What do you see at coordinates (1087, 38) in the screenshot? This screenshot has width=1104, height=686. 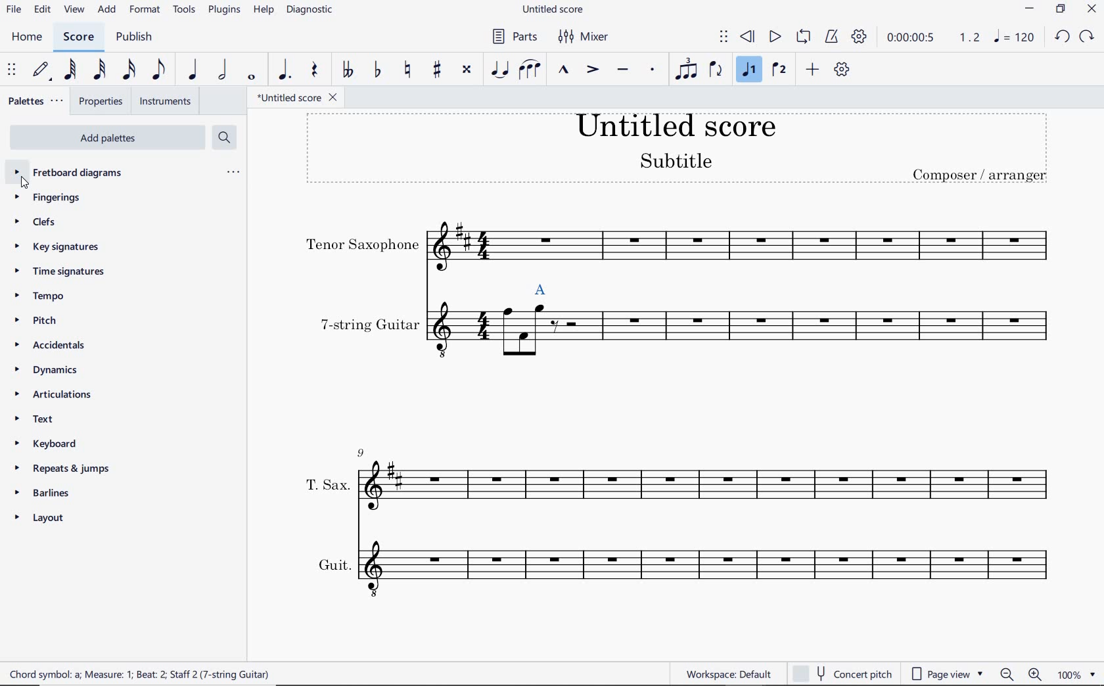 I see `REDO` at bounding box center [1087, 38].